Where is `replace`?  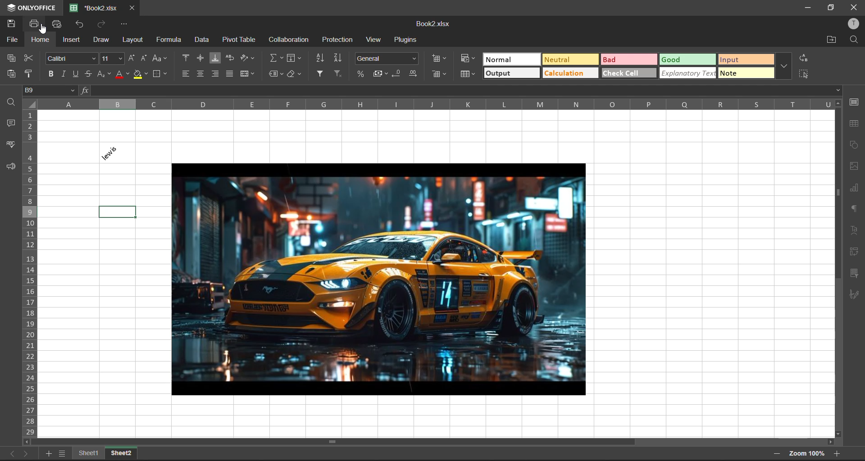
replace is located at coordinates (804, 58).